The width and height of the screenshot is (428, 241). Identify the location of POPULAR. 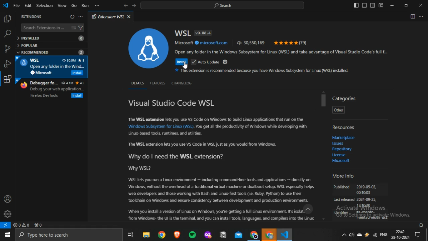
(29, 45).